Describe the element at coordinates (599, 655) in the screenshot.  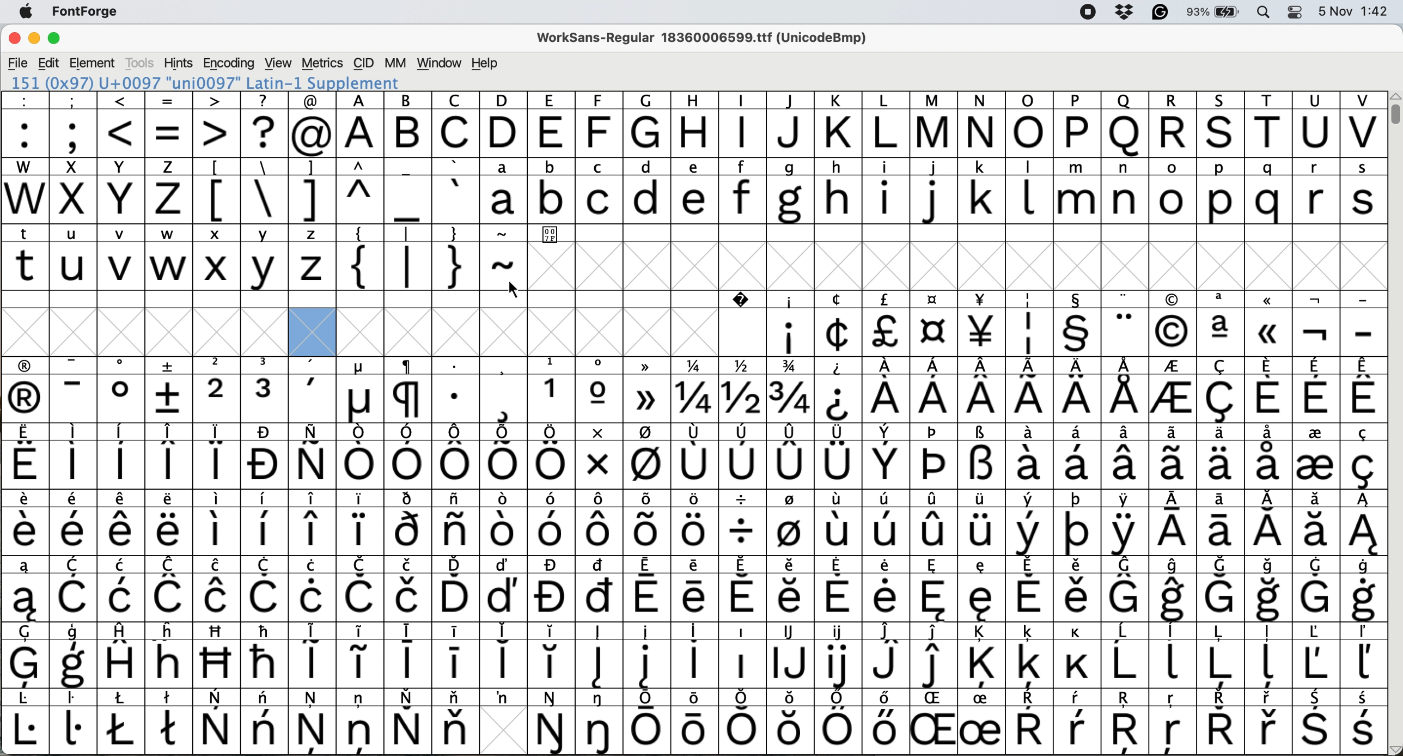
I see `symbol` at that location.